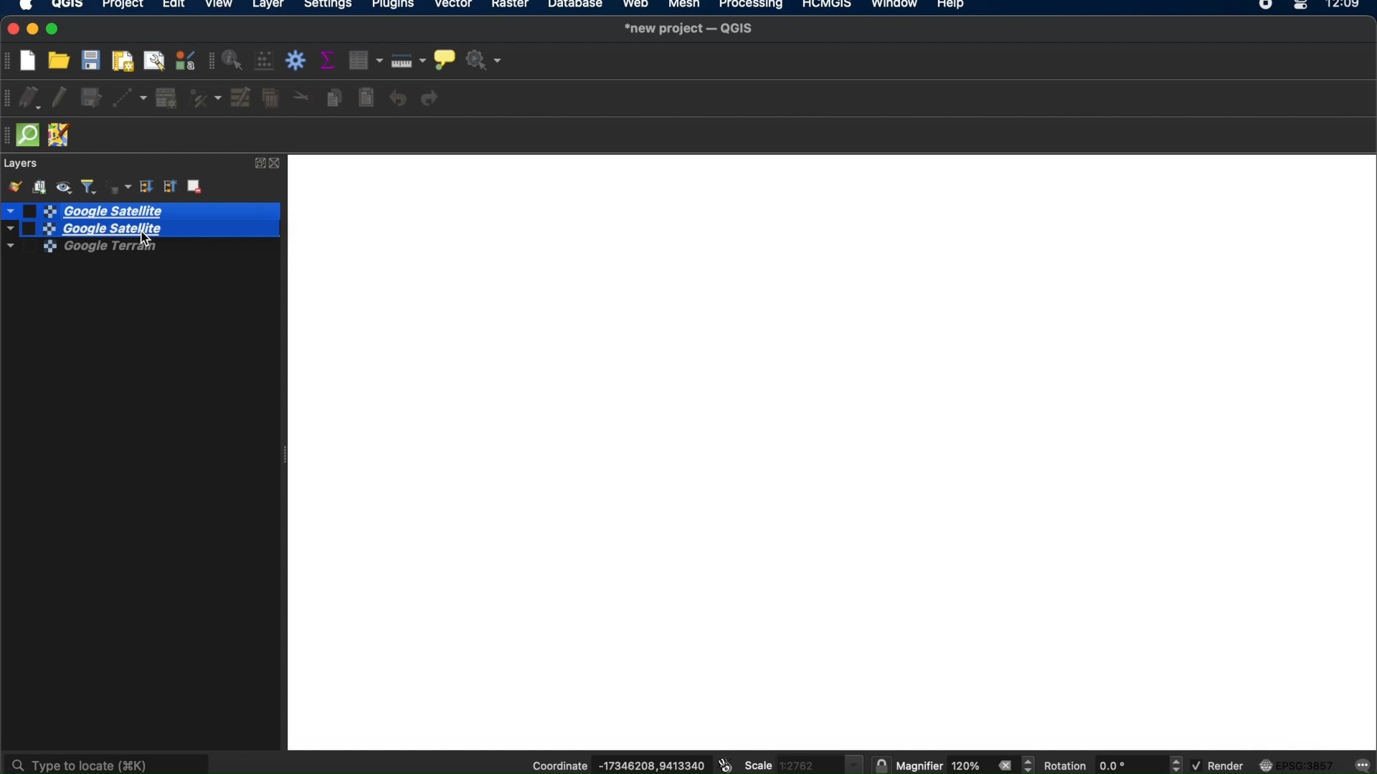 Image resolution: width=1377 pixels, height=774 pixels. Describe the element at coordinates (235, 60) in the screenshot. I see `identify features` at that location.